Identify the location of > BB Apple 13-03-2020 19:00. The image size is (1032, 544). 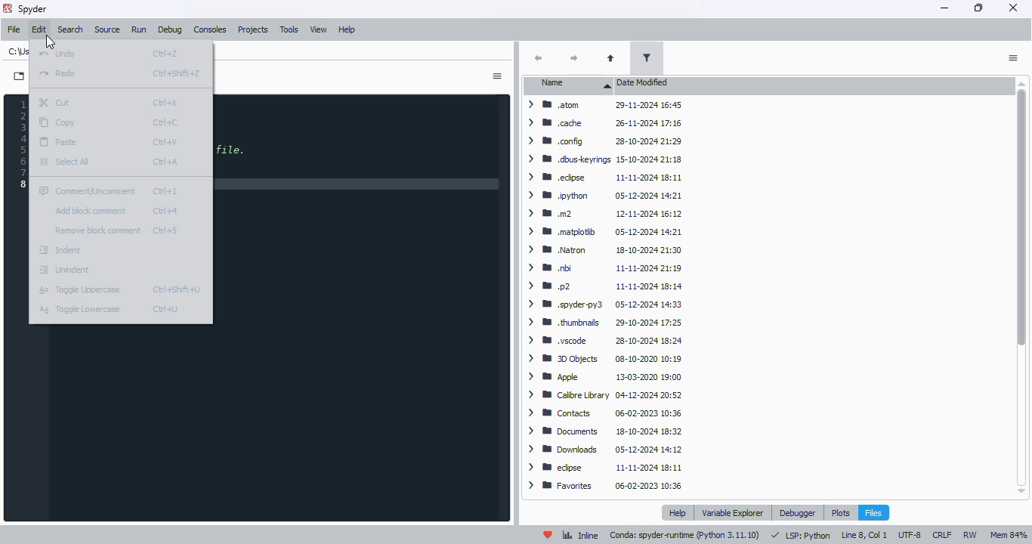
(604, 378).